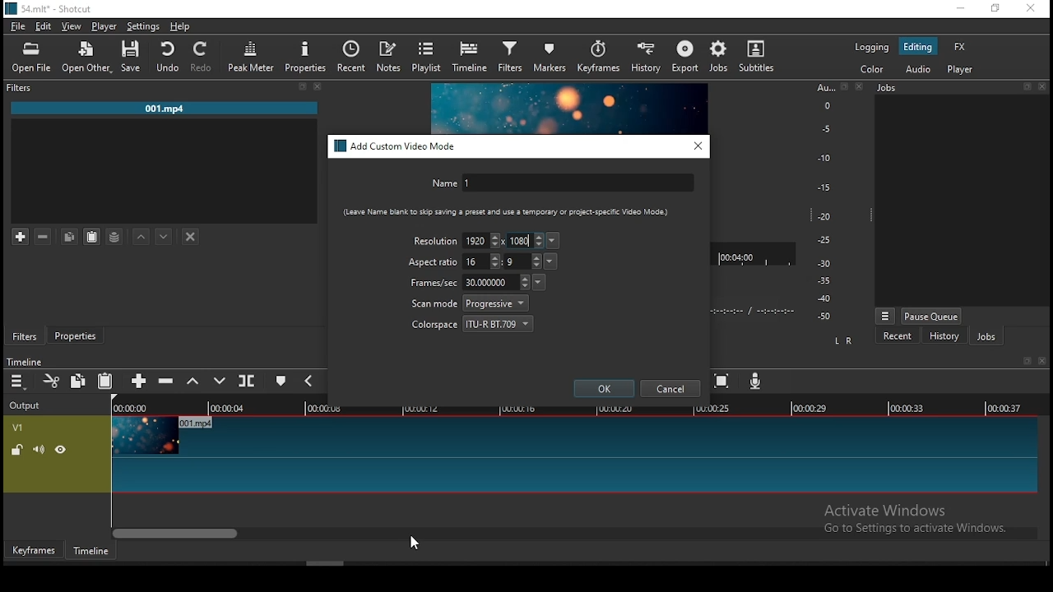  What do you see at coordinates (74, 333) in the screenshot?
I see `properties` at bounding box center [74, 333].